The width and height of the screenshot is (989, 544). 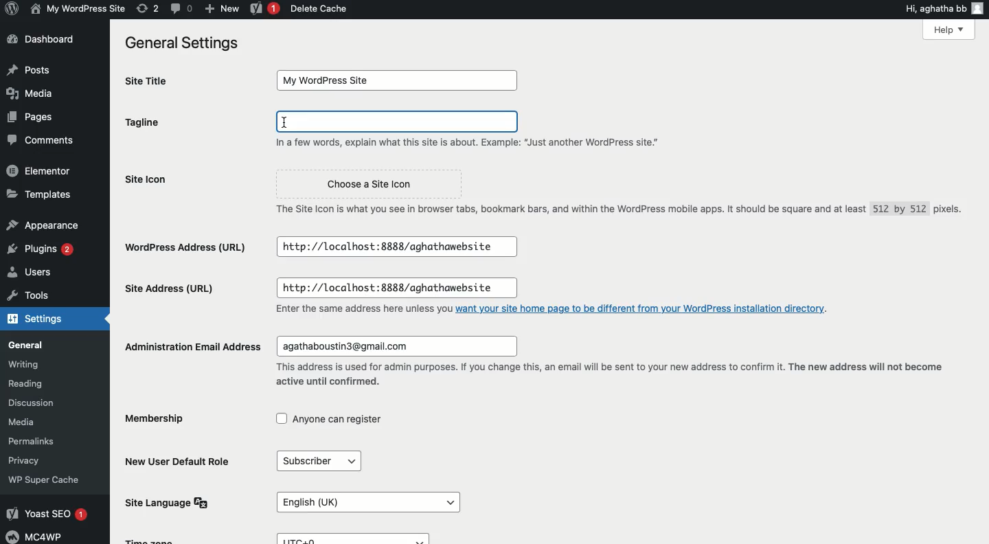 What do you see at coordinates (188, 247) in the screenshot?
I see `WordPress Address (URL)` at bounding box center [188, 247].